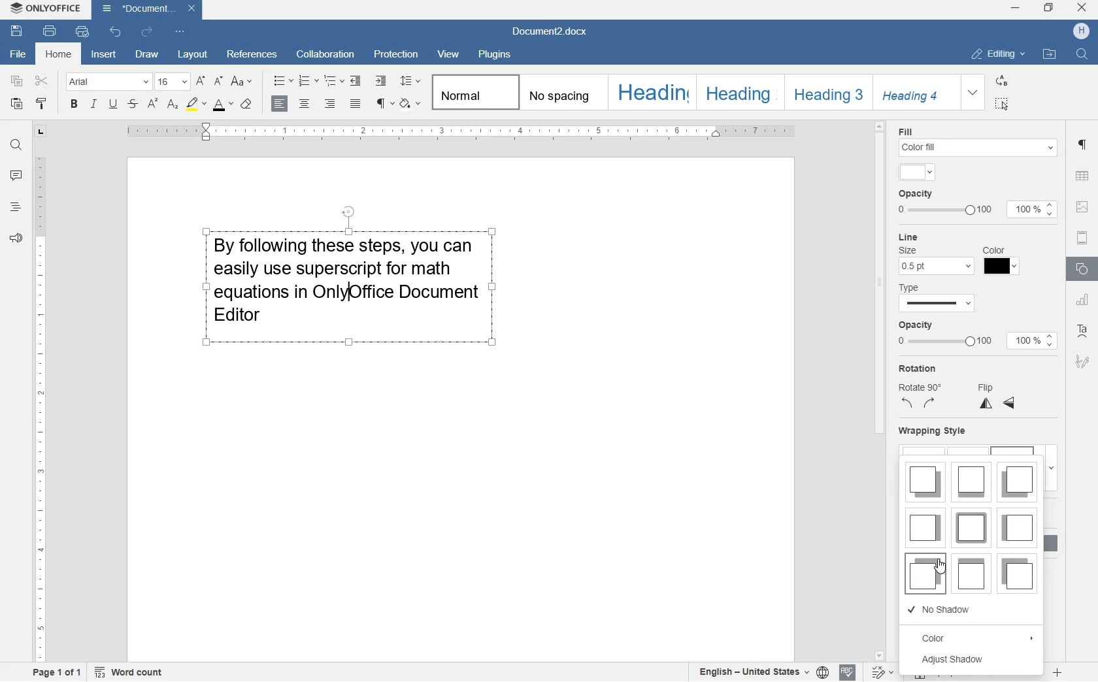  What do you see at coordinates (1049, 8) in the screenshot?
I see `restore` at bounding box center [1049, 8].